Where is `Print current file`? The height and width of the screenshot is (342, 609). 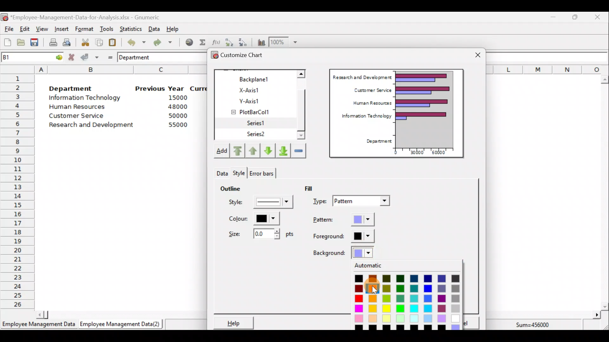 Print current file is located at coordinates (53, 42).